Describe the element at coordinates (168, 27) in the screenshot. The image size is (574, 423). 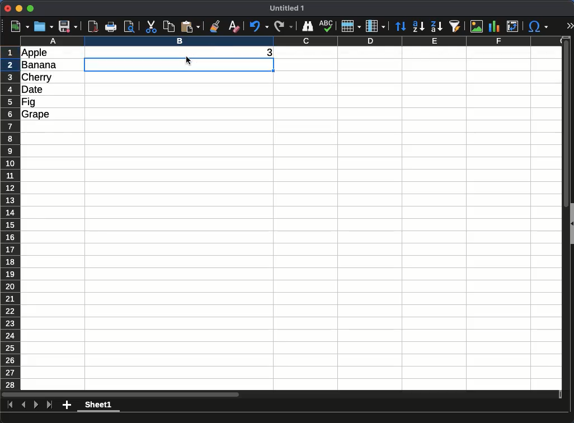
I see `copy` at that location.